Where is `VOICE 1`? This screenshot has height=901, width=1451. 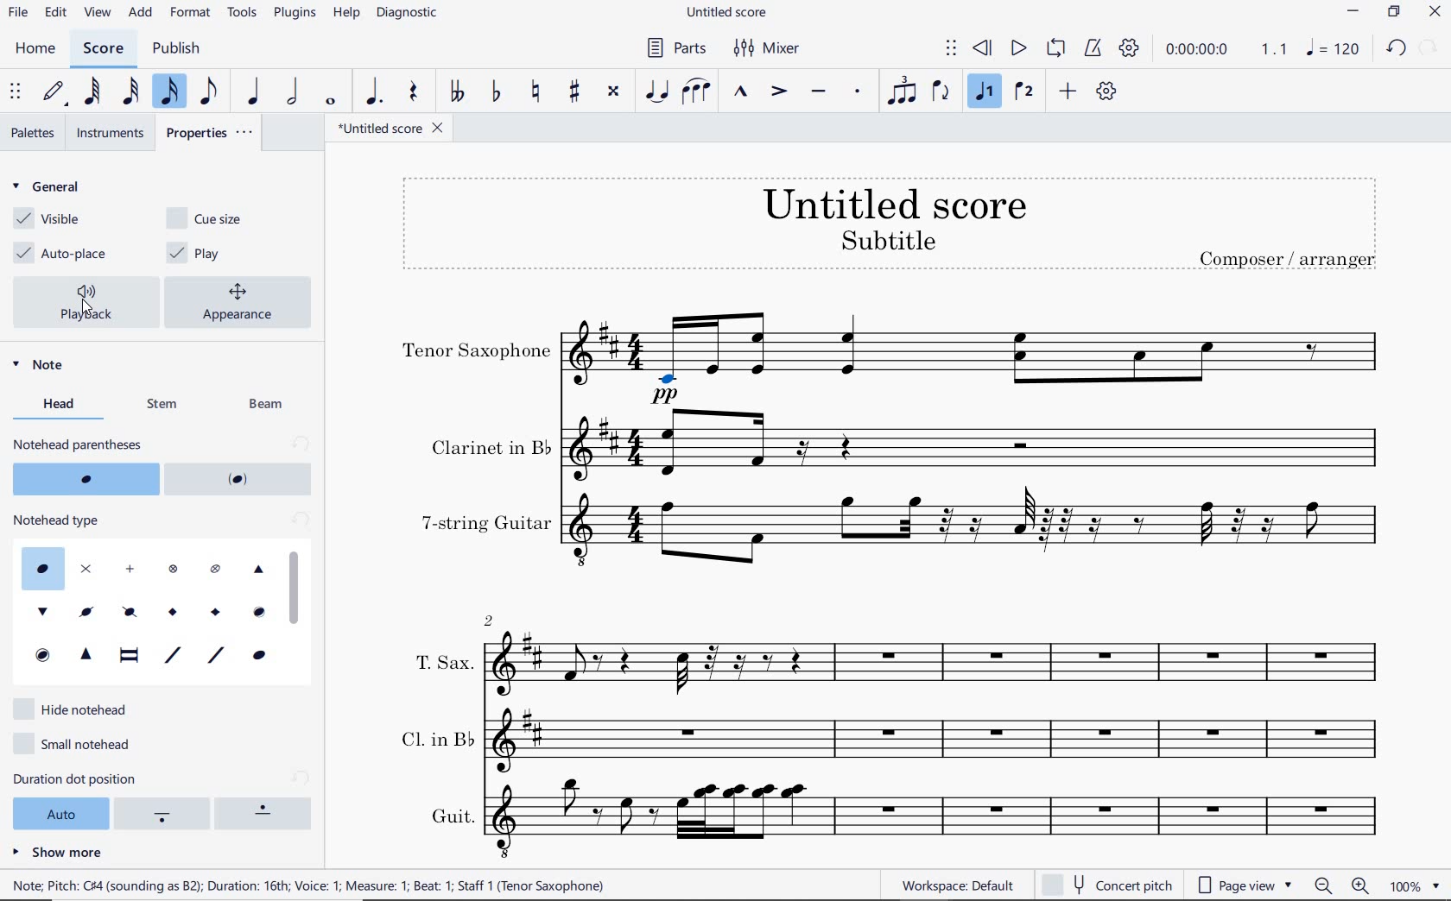
VOICE 1 is located at coordinates (987, 92).